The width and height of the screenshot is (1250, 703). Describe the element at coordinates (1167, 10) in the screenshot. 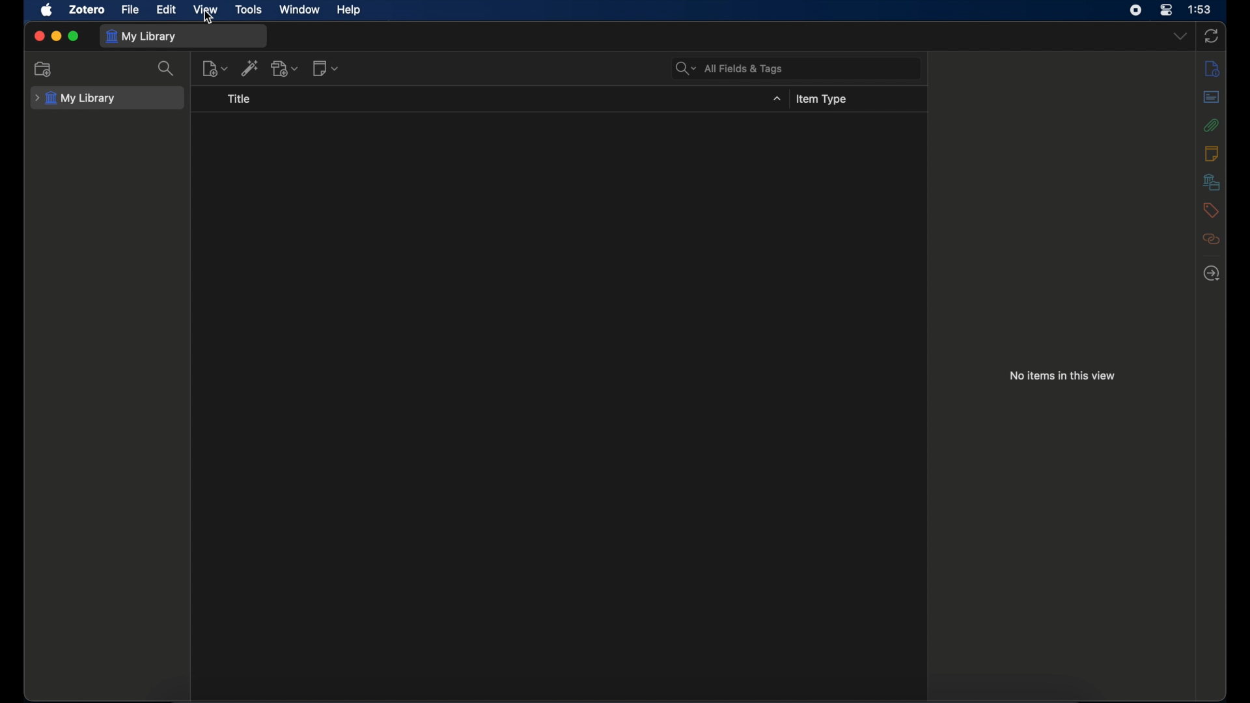

I see `control center` at that location.